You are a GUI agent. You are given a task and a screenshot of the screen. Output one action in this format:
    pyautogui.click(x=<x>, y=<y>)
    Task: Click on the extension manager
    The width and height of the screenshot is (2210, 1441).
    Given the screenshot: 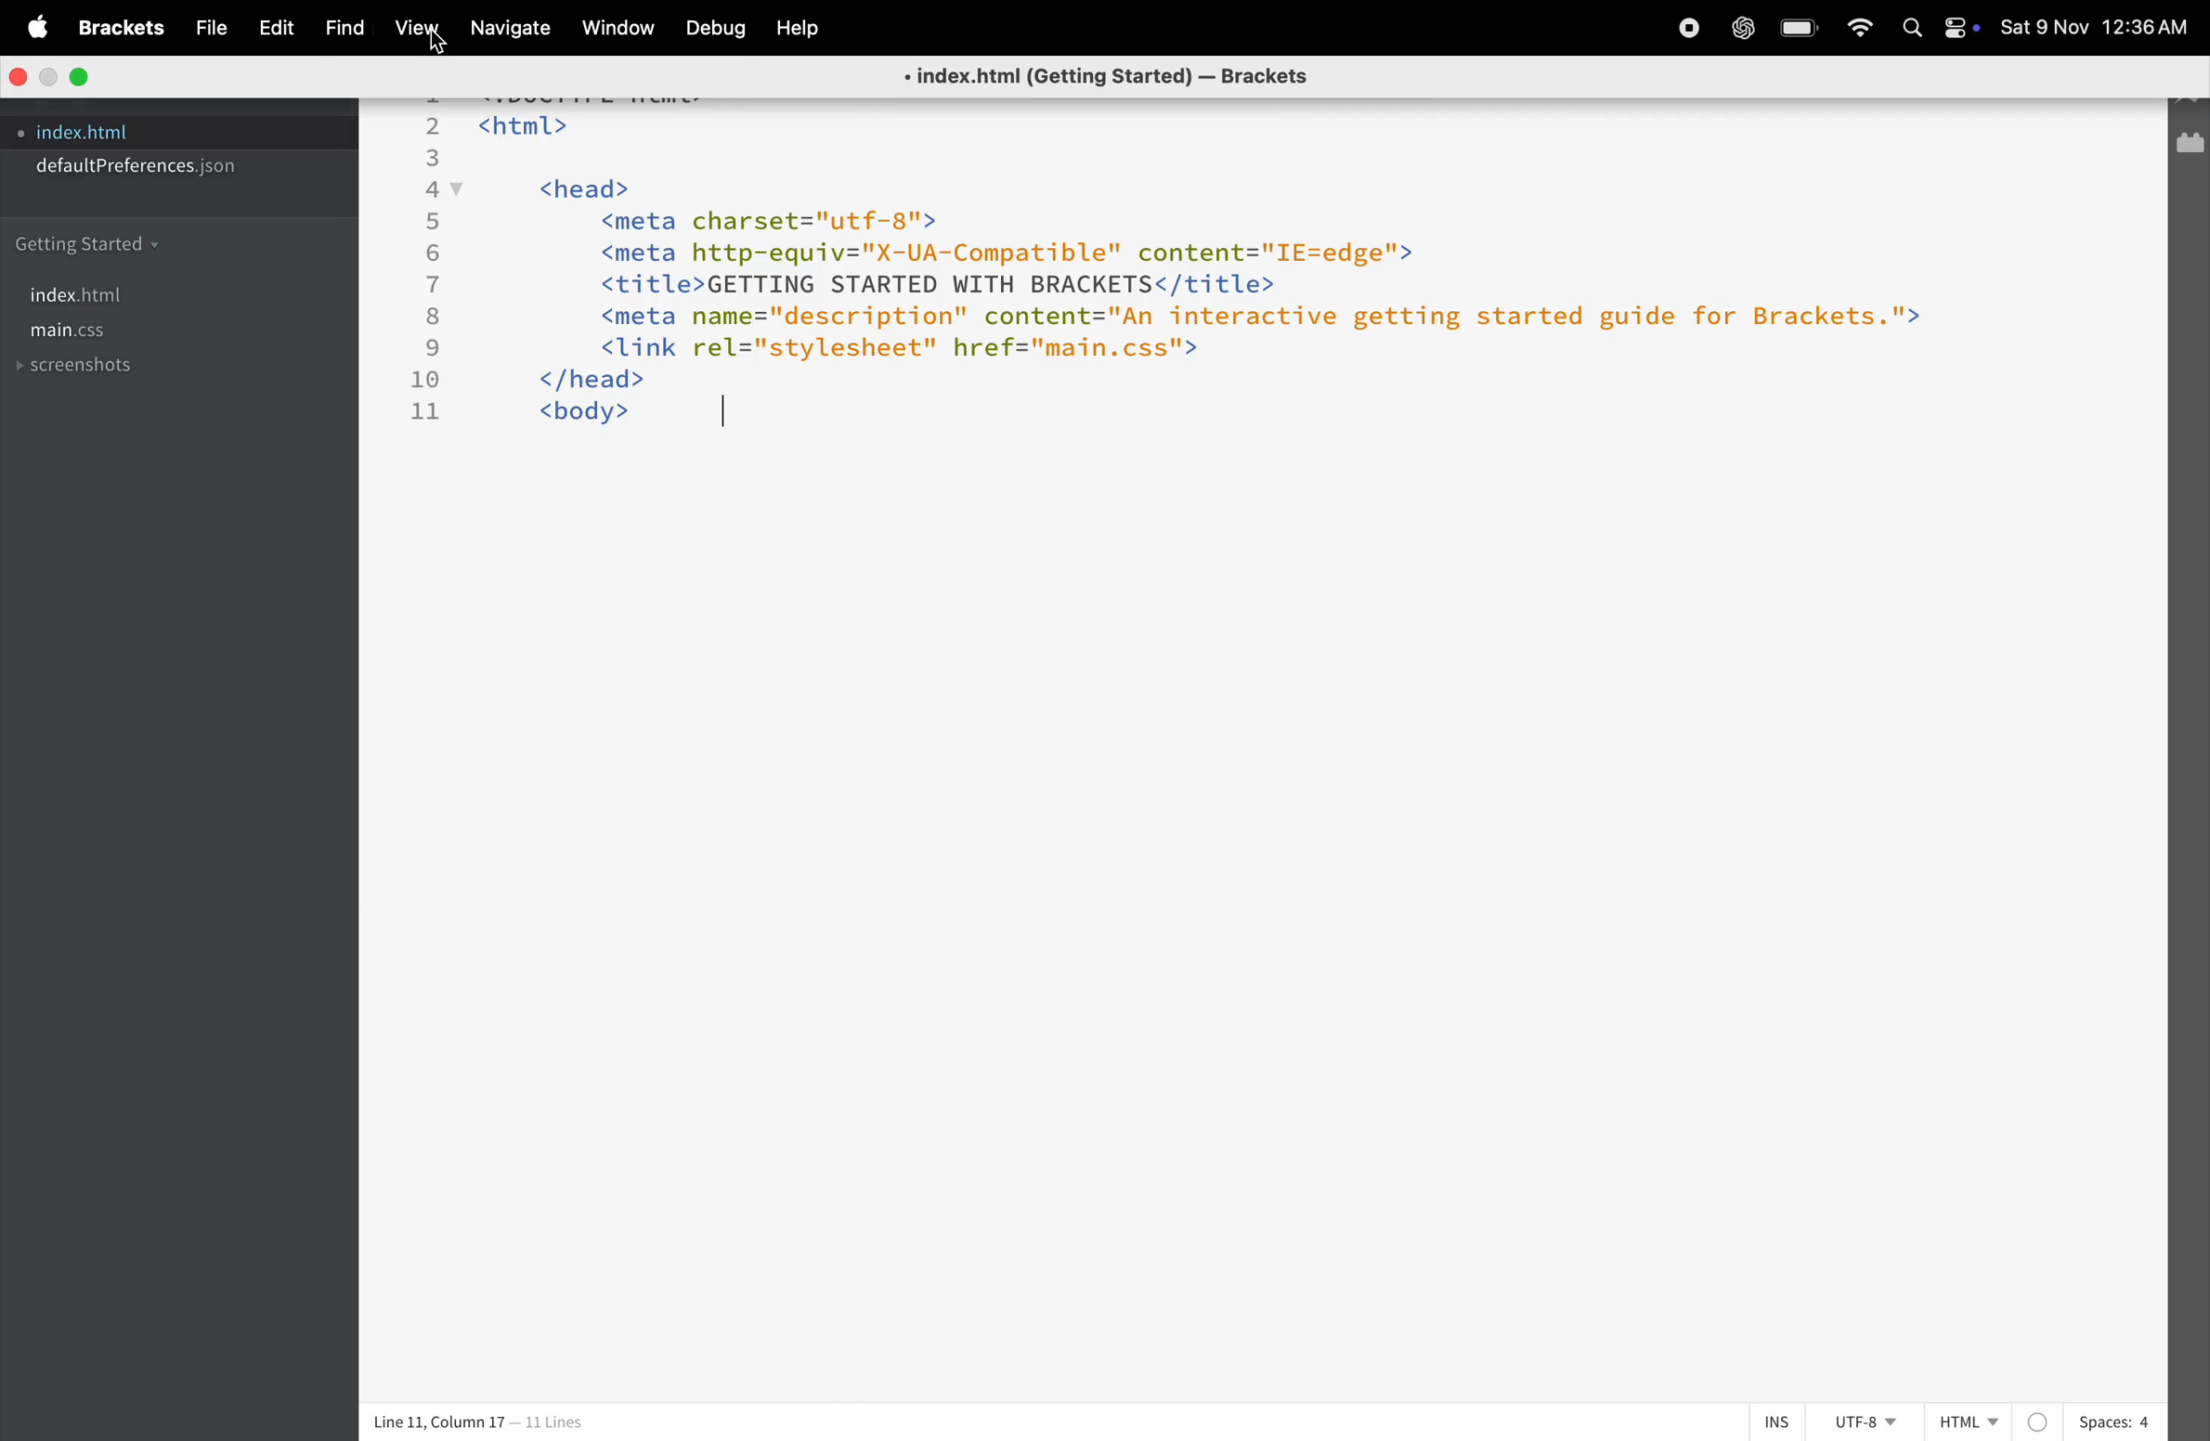 What is the action you would take?
    pyautogui.click(x=2190, y=144)
    